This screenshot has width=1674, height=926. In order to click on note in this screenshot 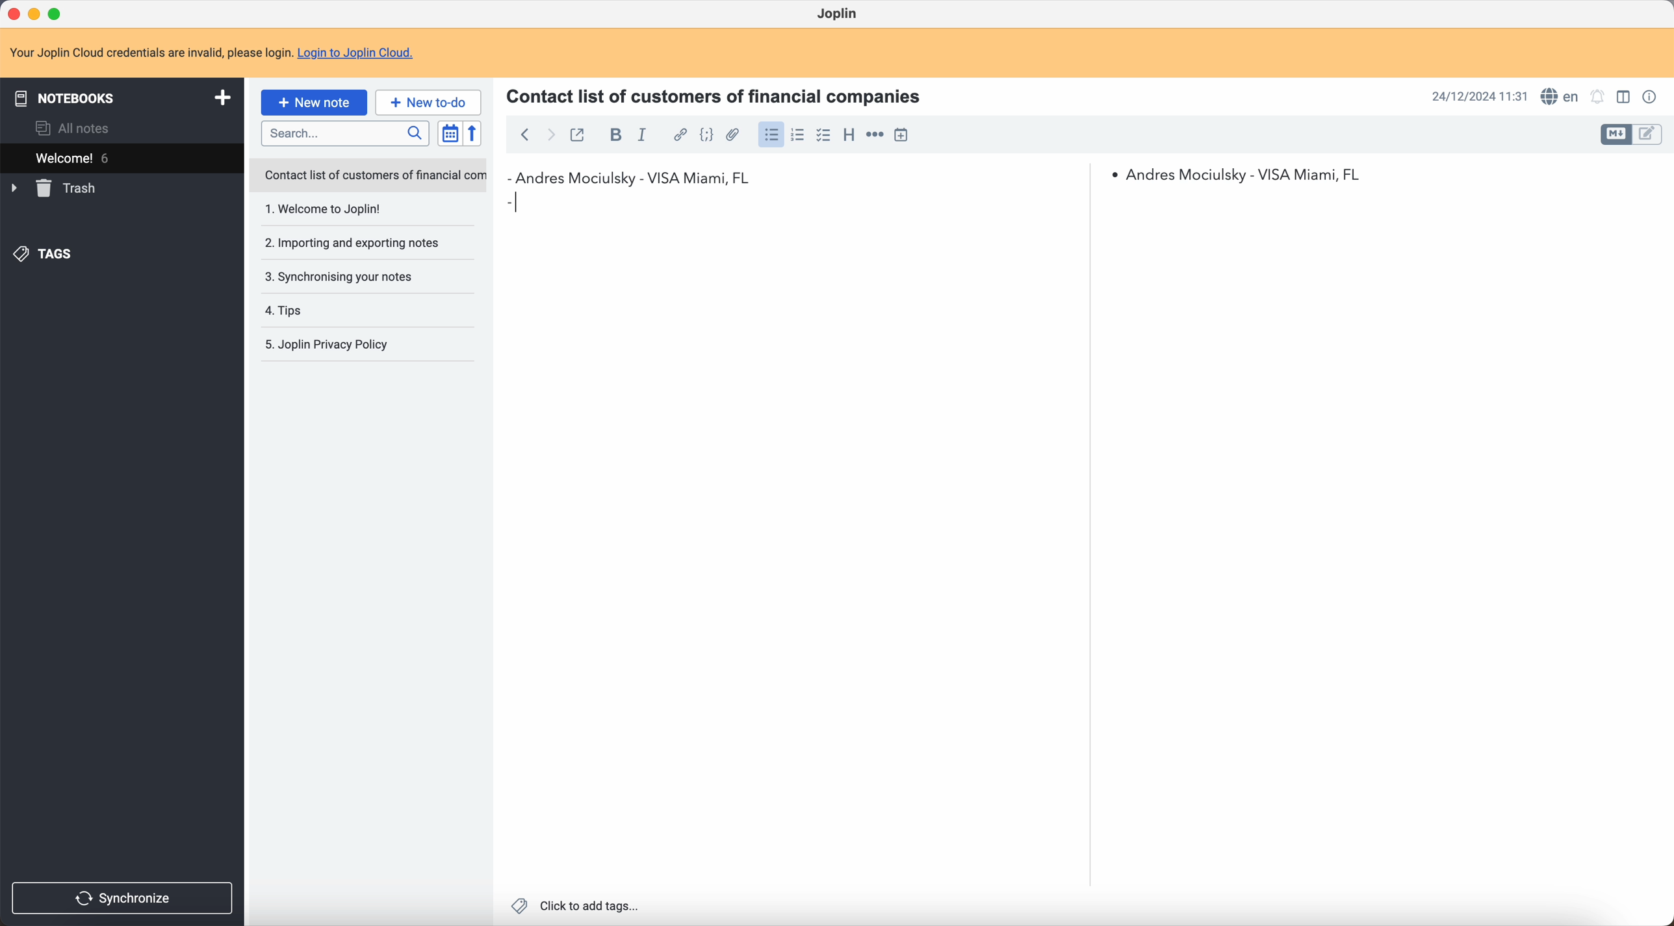, I will do `click(211, 50)`.